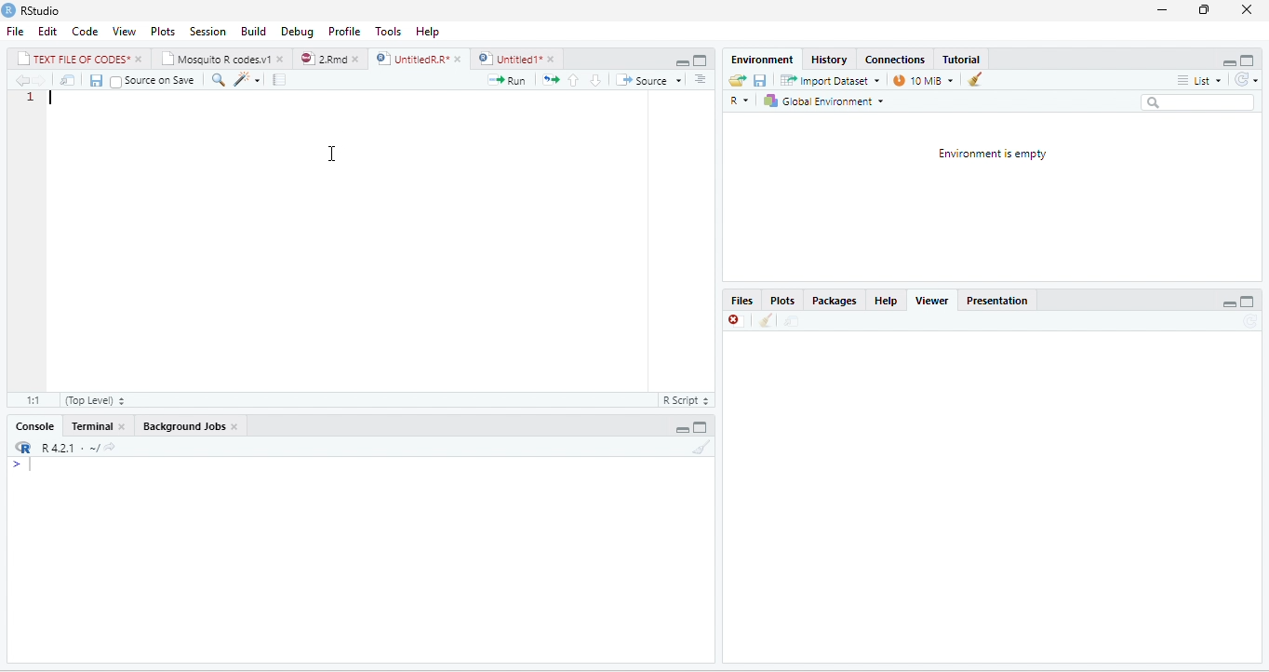  I want to click on Tutorial, so click(960, 58).